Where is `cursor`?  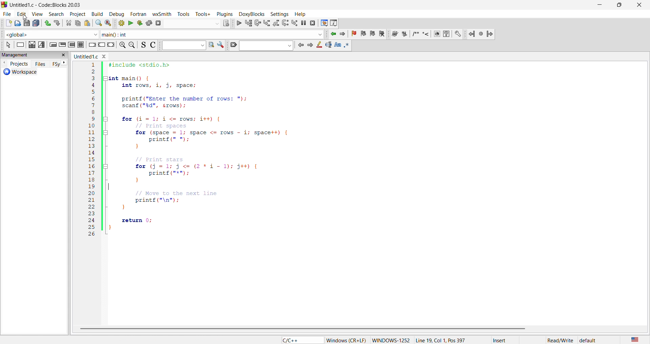 cursor is located at coordinates (26, 18).